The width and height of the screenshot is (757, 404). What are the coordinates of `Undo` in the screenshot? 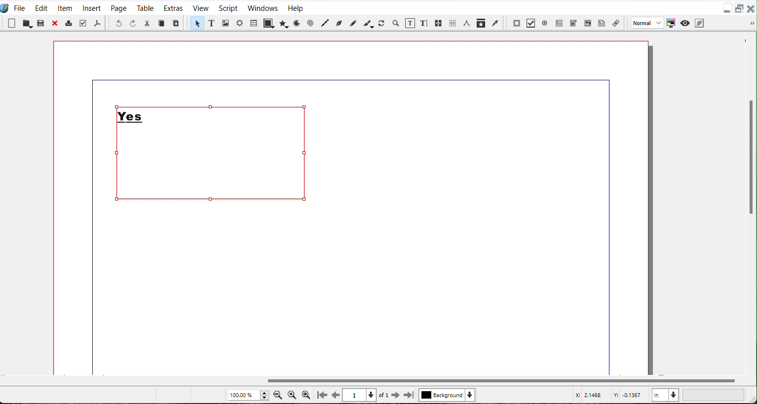 It's located at (119, 23).